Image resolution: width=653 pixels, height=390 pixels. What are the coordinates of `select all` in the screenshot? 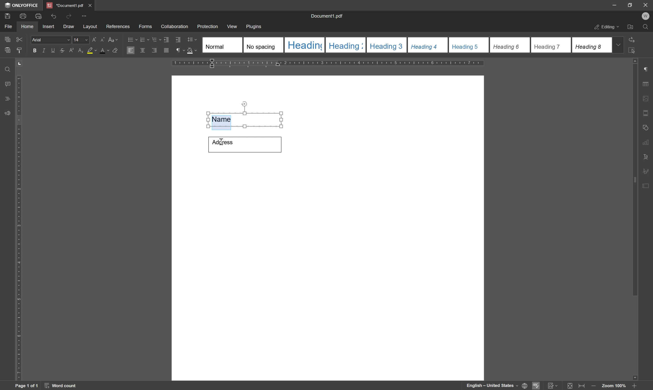 It's located at (634, 50).